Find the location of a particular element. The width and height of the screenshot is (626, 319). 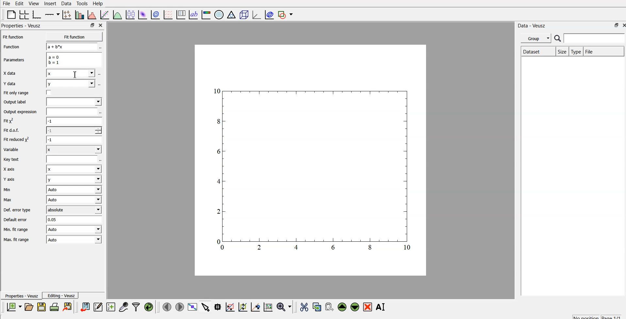

<I is located at coordinates (73, 150).